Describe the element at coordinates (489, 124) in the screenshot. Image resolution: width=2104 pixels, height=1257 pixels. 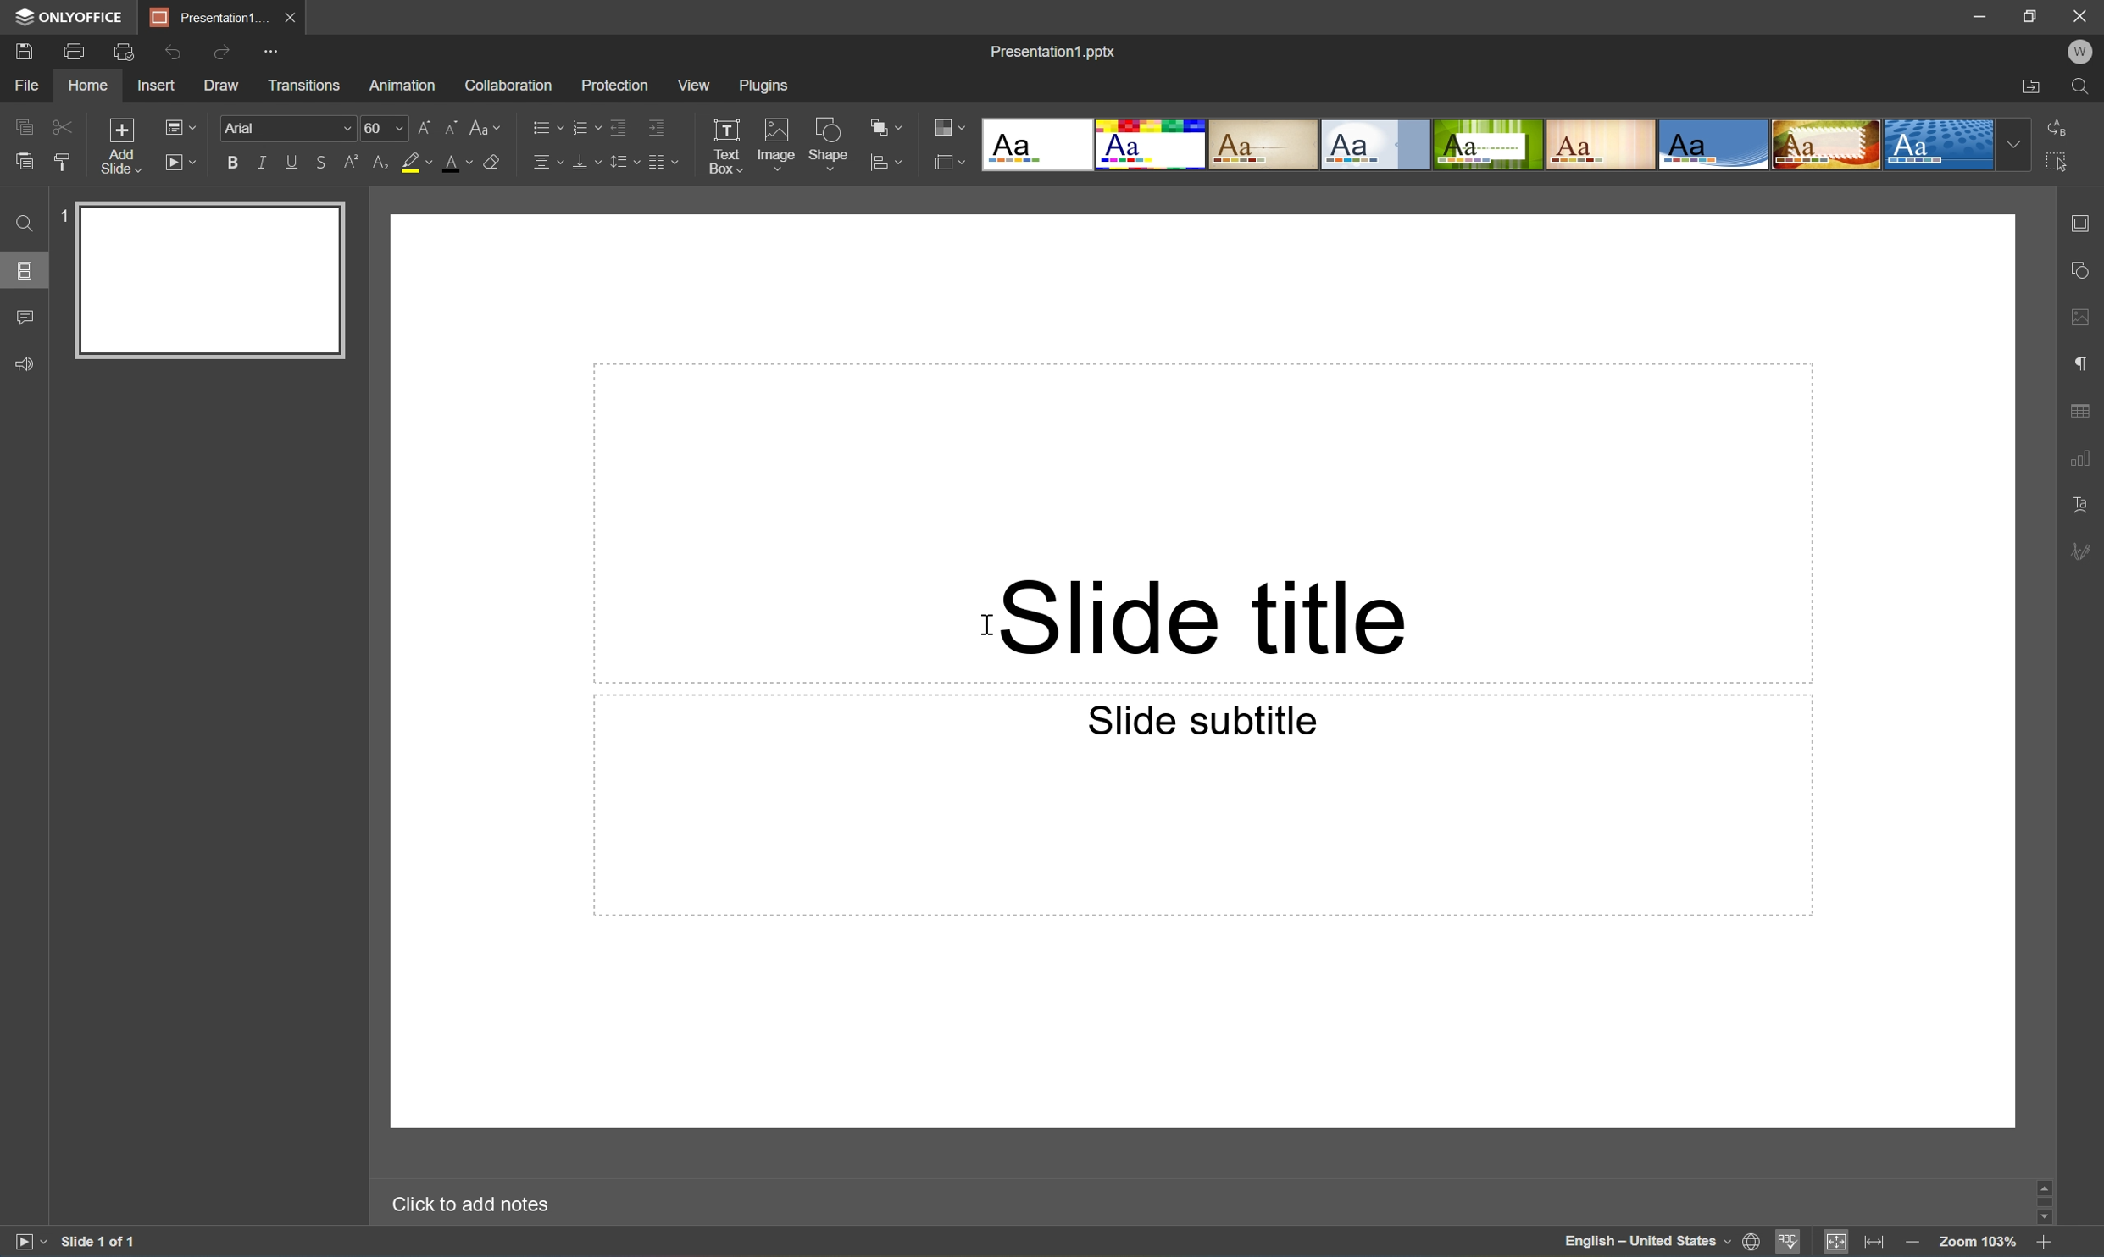
I see `Change case` at that location.